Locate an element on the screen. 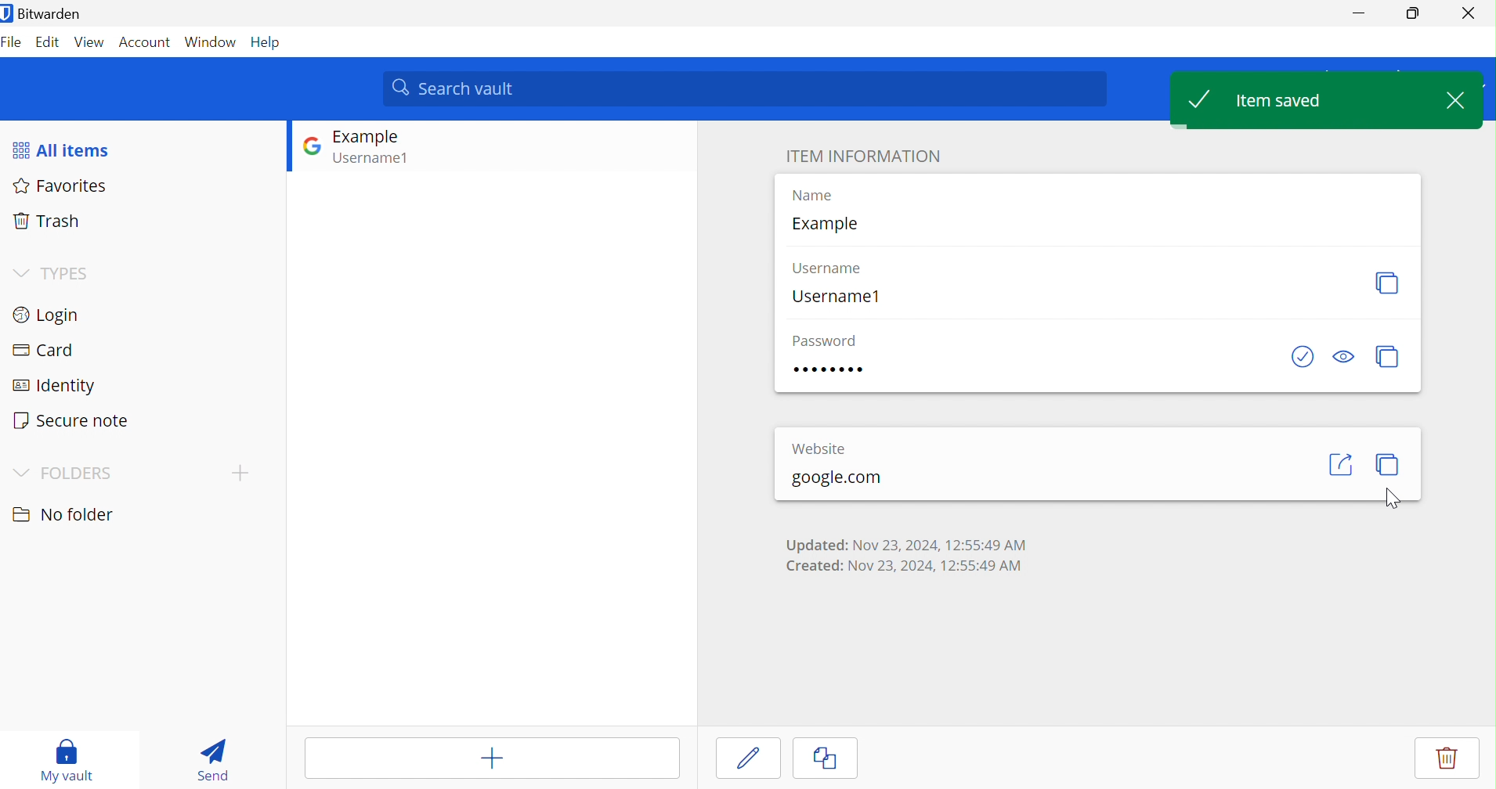  Name is located at coordinates (811, 195).